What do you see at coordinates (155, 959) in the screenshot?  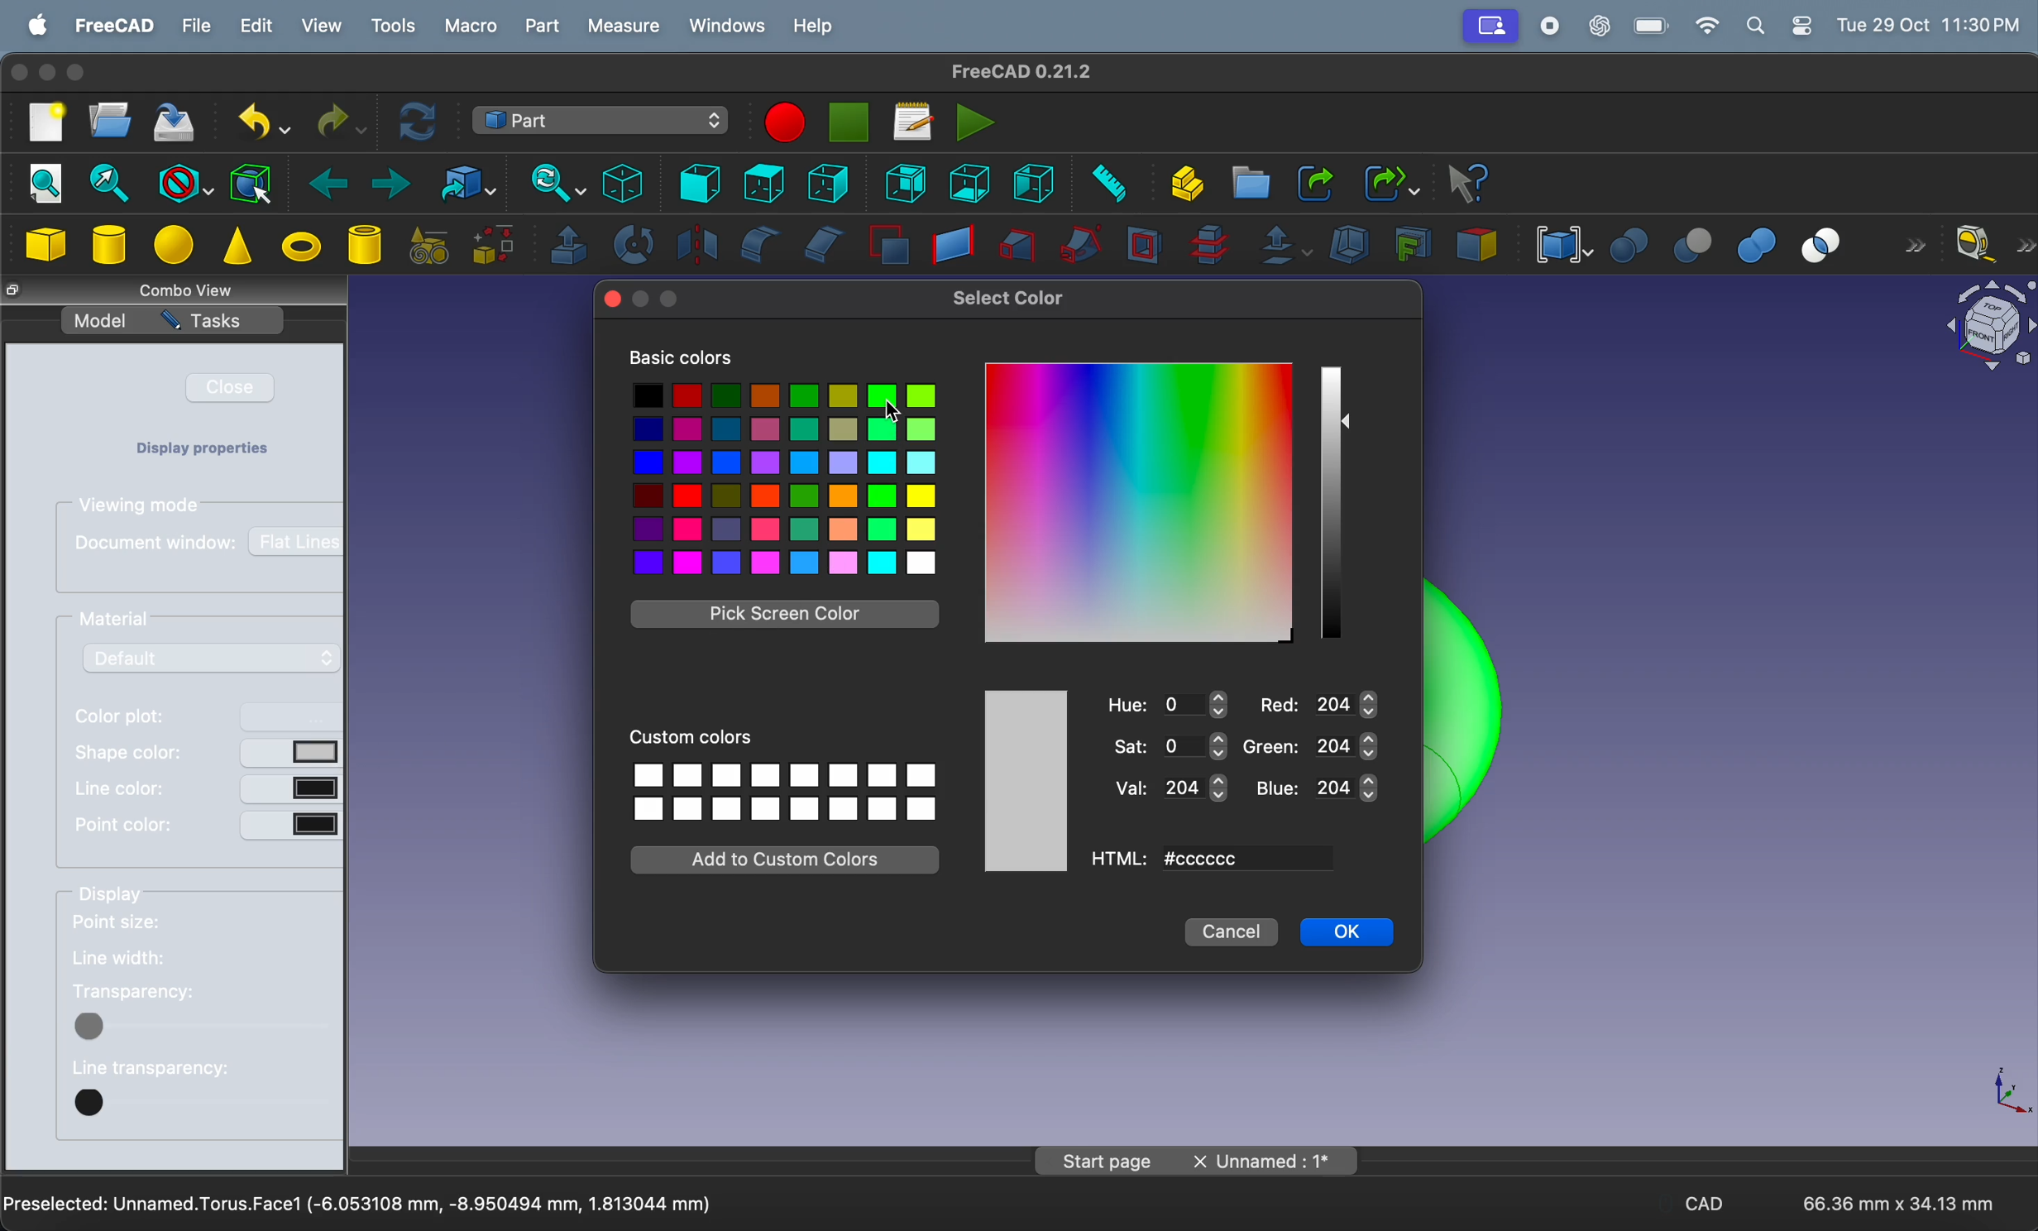 I see `line width` at bounding box center [155, 959].